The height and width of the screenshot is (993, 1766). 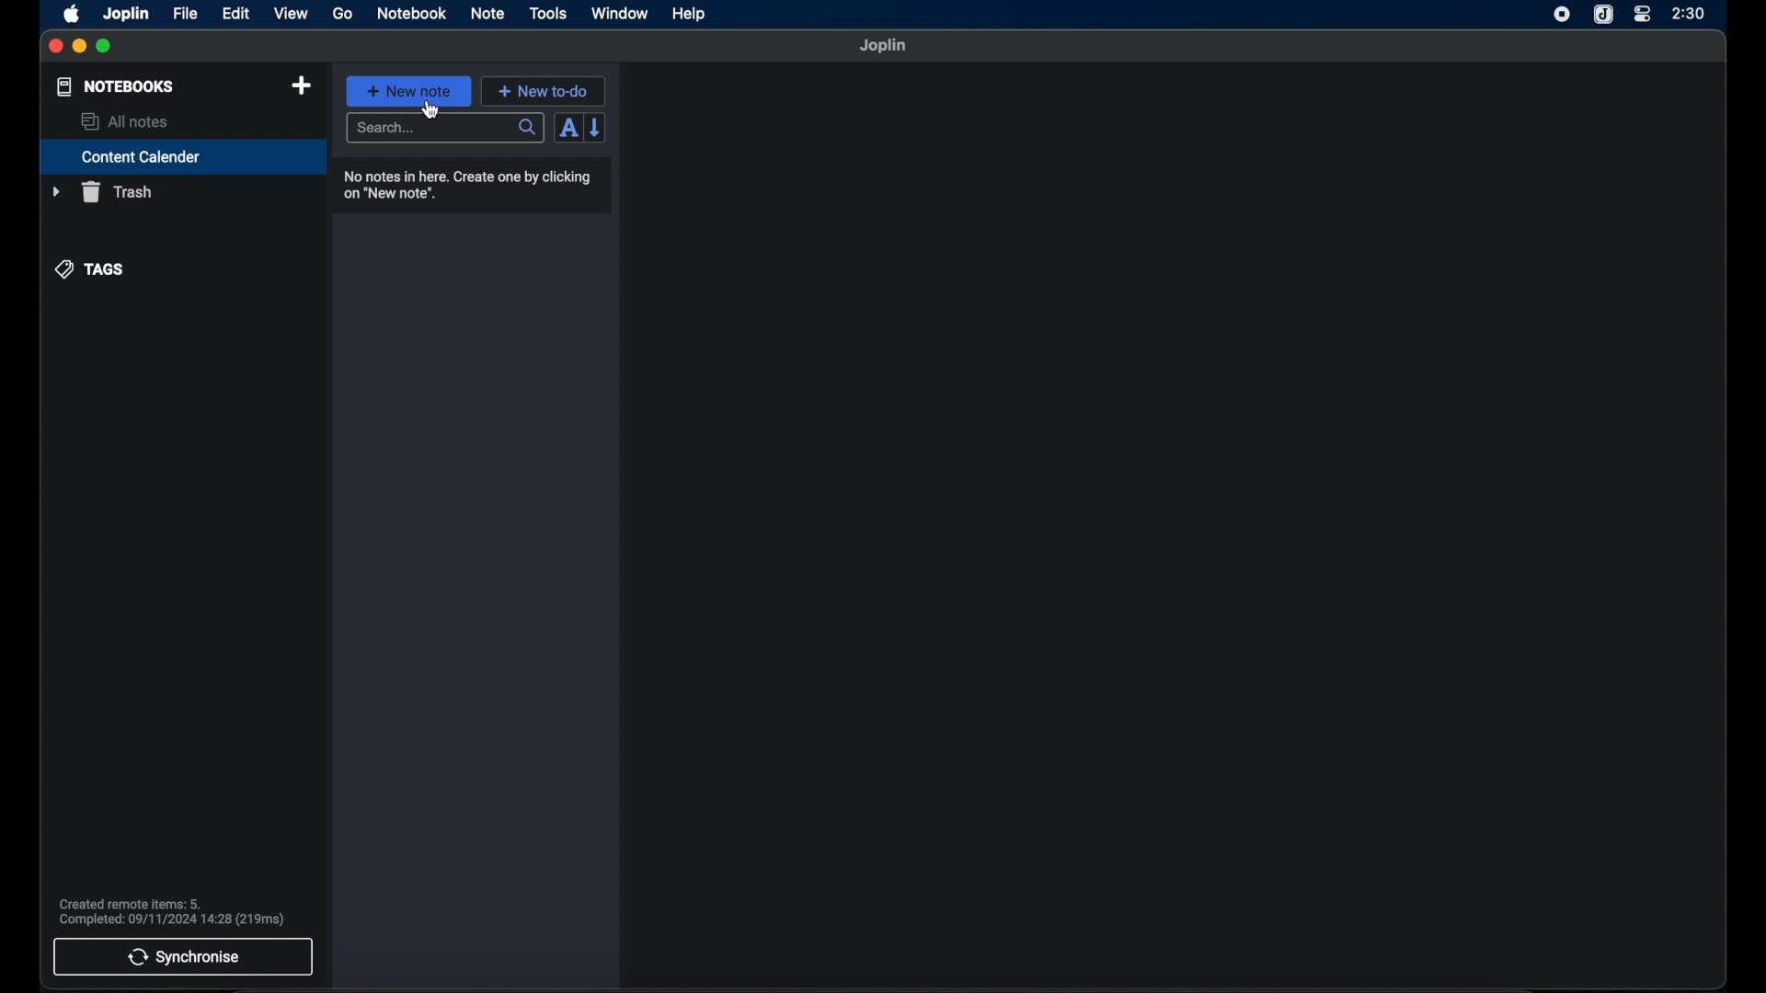 I want to click on toggle sort order field, so click(x=568, y=129).